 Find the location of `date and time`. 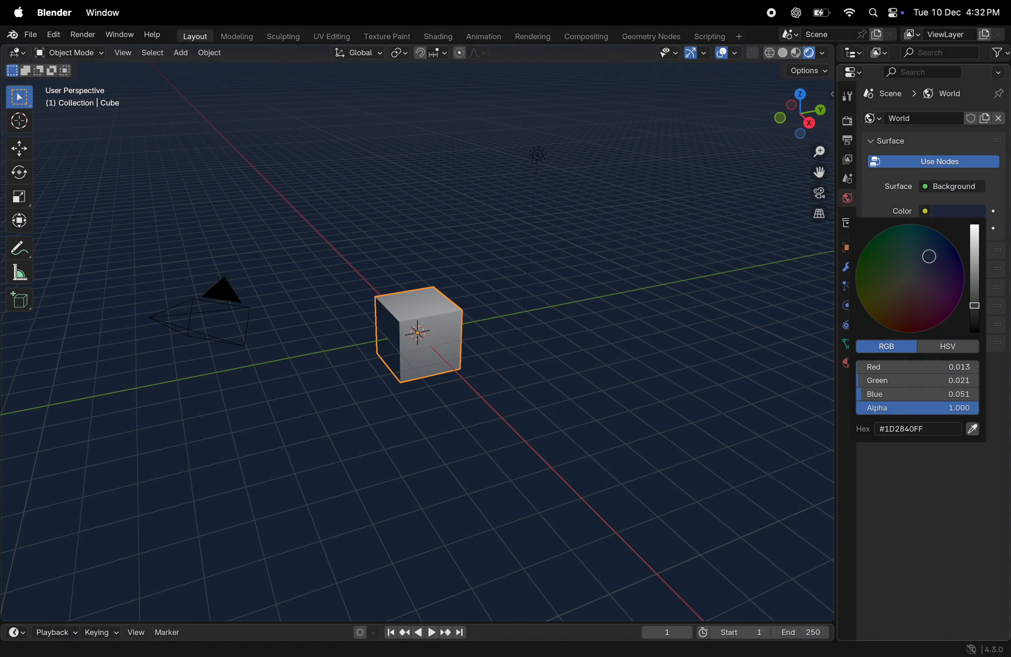

date and time is located at coordinates (956, 10).